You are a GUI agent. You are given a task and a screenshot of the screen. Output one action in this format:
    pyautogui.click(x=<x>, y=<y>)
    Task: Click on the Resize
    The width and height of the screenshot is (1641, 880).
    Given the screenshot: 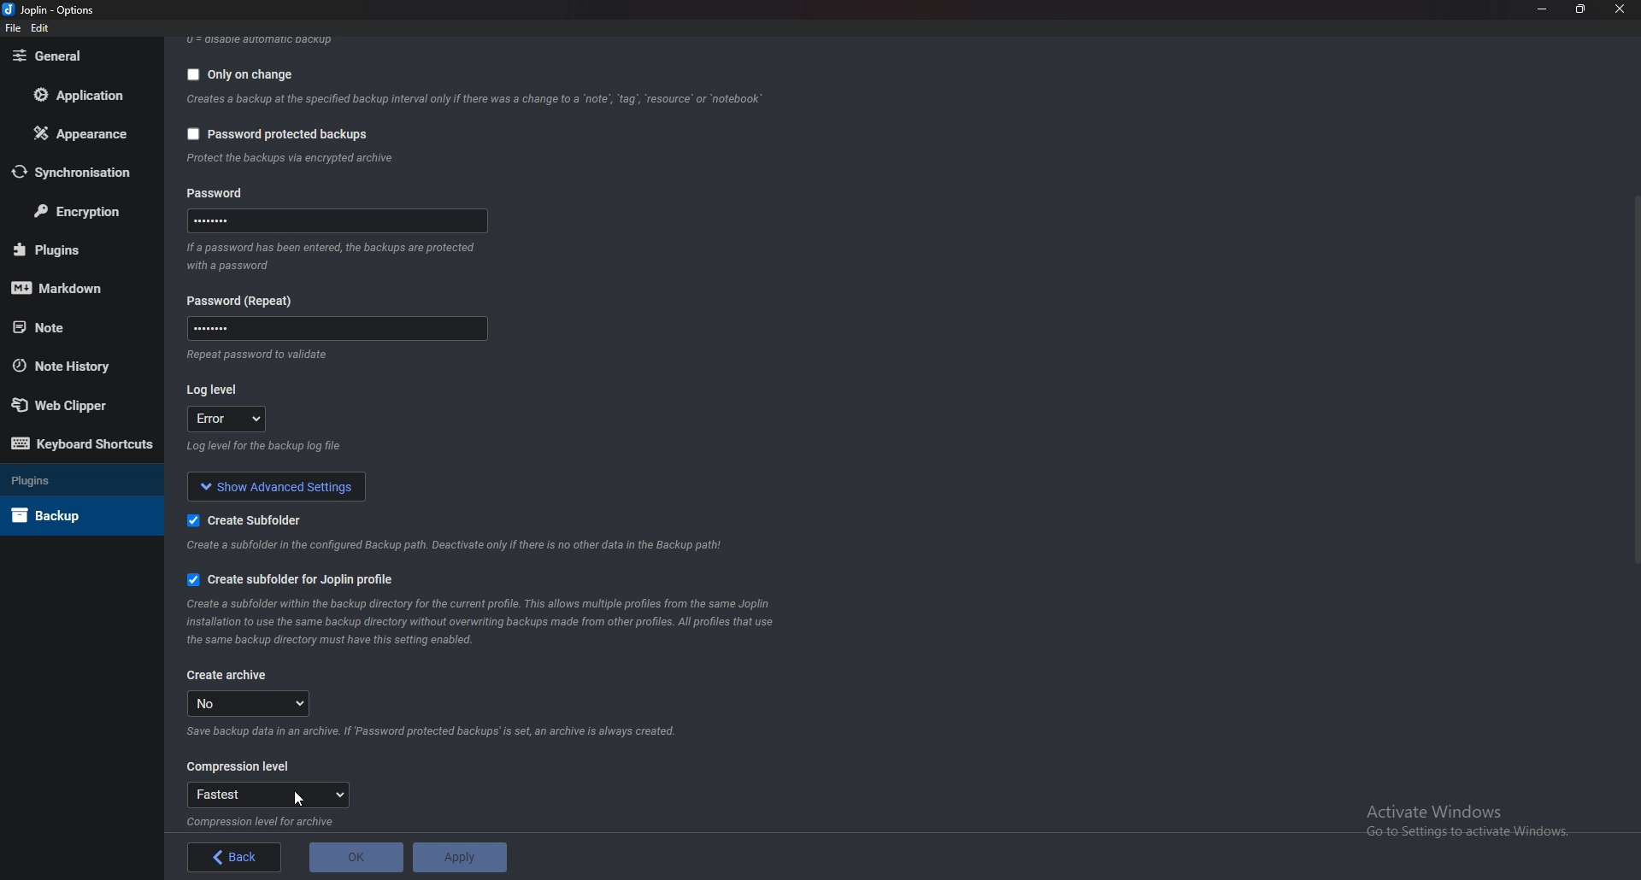 What is the action you would take?
    pyautogui.click(x=1583, y=9)
    